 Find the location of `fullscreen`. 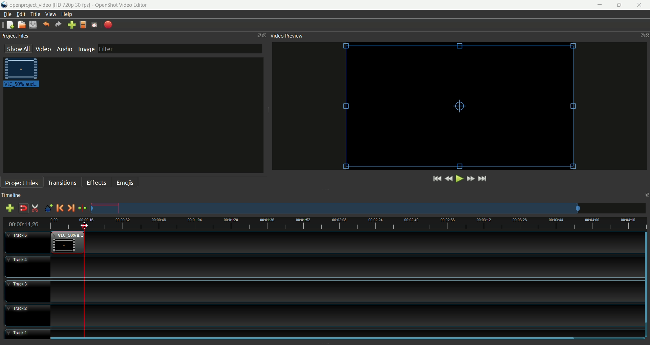

fullscreen is located at coordinates (94, 24).